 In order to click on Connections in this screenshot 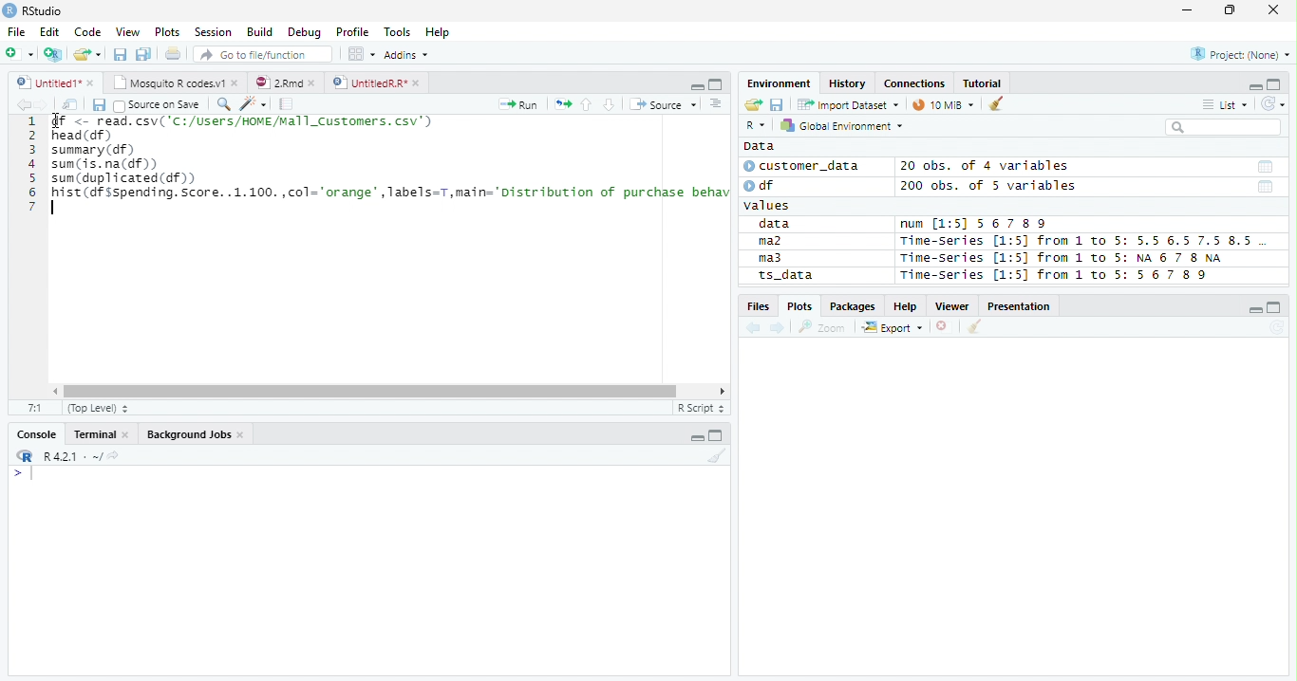, I will do `click(914, 83)`.